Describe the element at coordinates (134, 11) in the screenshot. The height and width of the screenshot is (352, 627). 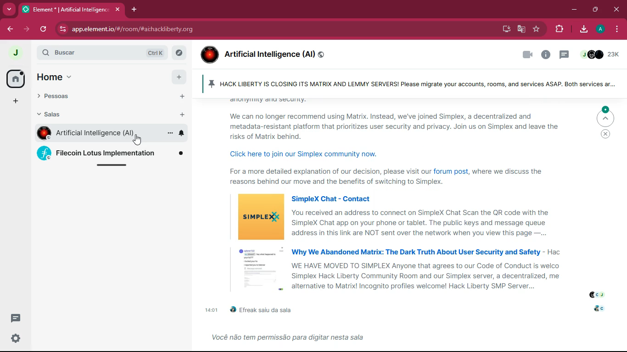
I see `add tab` at that location.